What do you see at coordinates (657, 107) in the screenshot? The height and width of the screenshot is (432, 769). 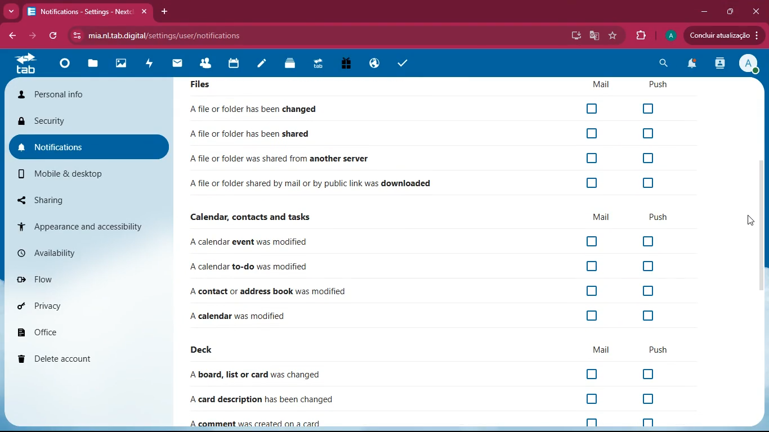 I see `Checkbox` at bounding box center [657, 107].